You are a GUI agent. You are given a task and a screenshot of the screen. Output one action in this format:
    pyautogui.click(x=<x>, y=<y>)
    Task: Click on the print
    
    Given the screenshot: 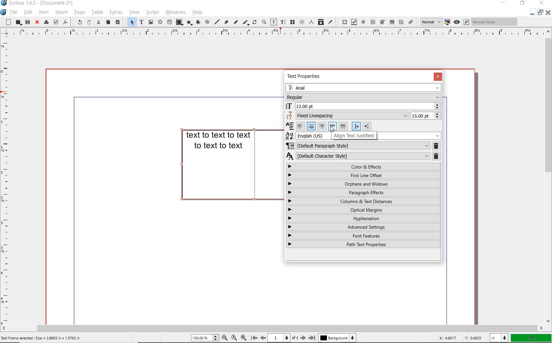 What is the action you would take?
    pyautogui.click(x=46, y=22)
    